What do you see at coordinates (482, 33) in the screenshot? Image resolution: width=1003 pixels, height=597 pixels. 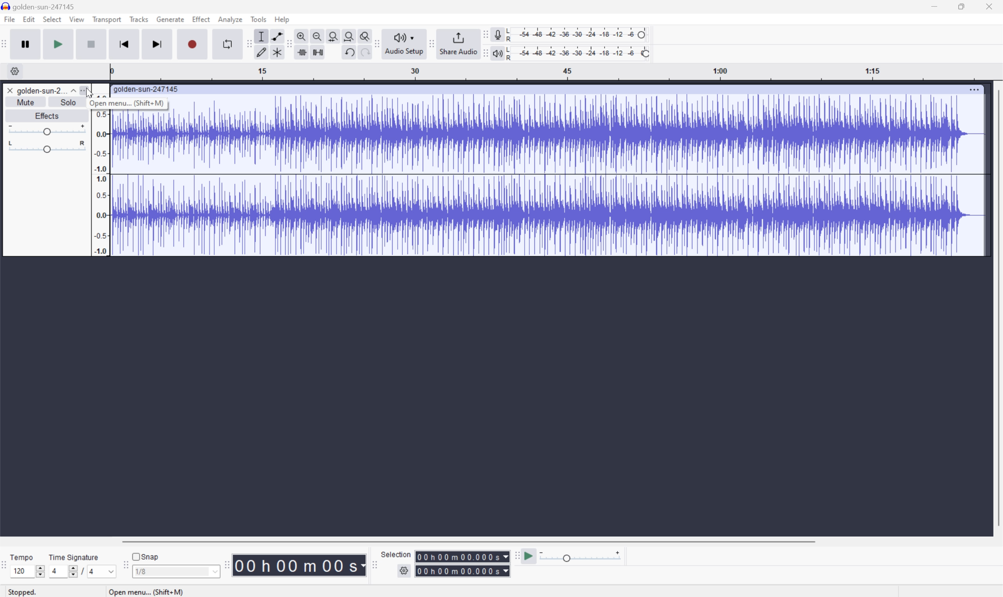 I see `Audacity recording meter toolbar` at bounding box center [482, 33].